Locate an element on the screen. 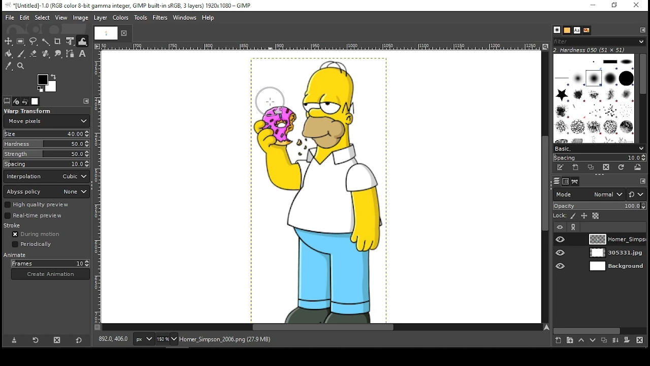 The image size is (650, 366). create a new layer group is located at coordinates (571, 341).